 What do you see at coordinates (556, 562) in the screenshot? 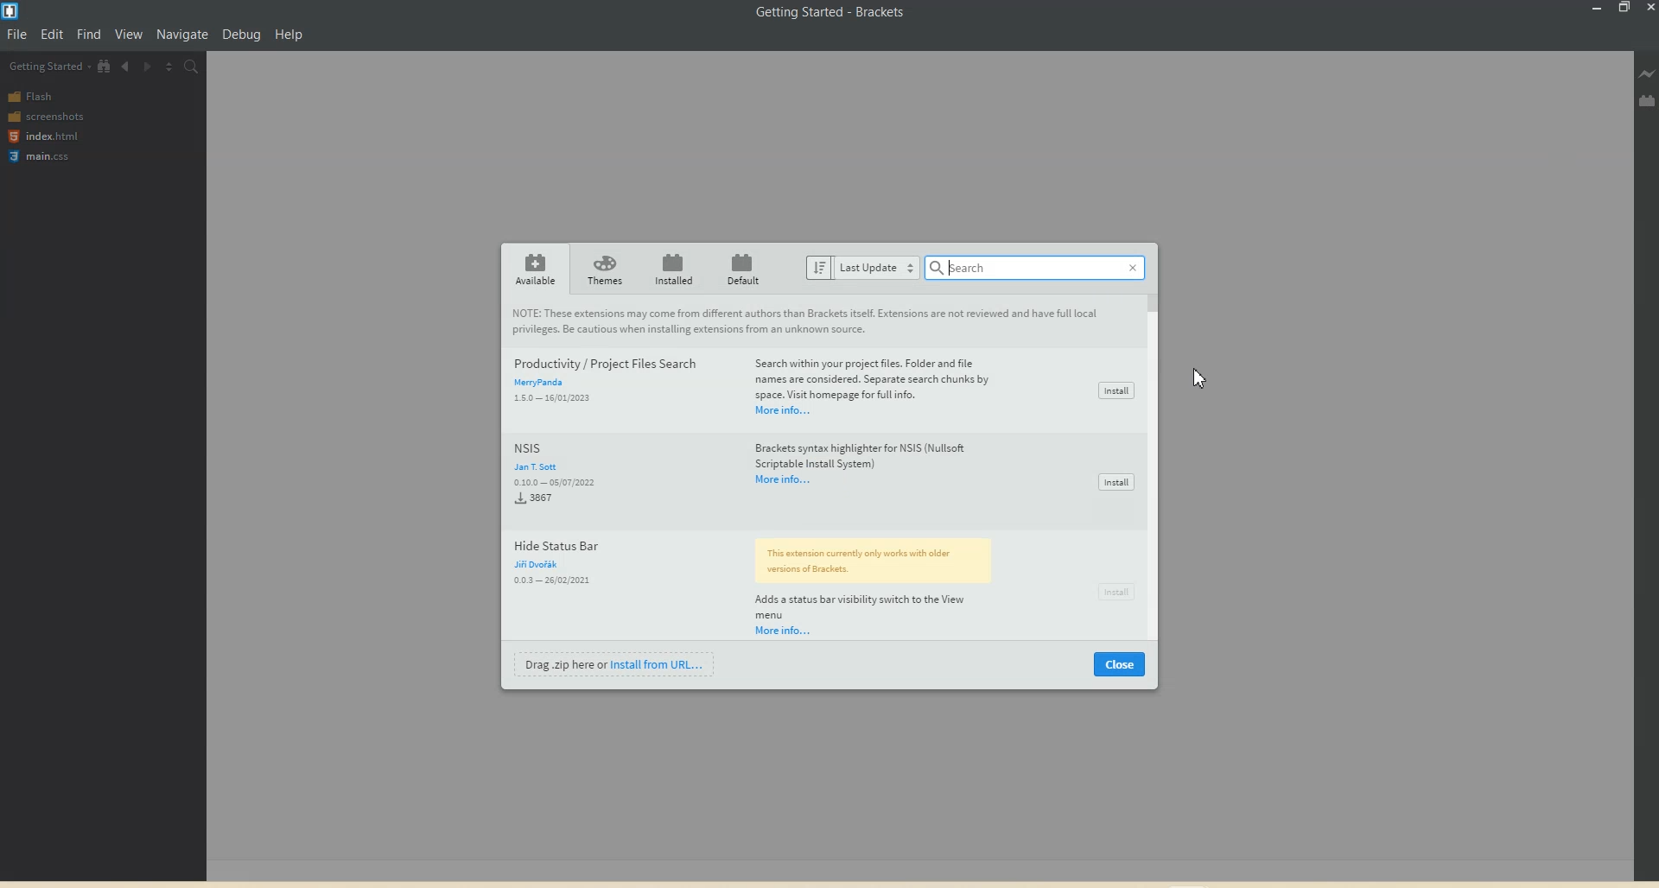
I see `Hide Status Bar Jin Dvorak0.03 26/02/2021` at bounding box center [556, 562].